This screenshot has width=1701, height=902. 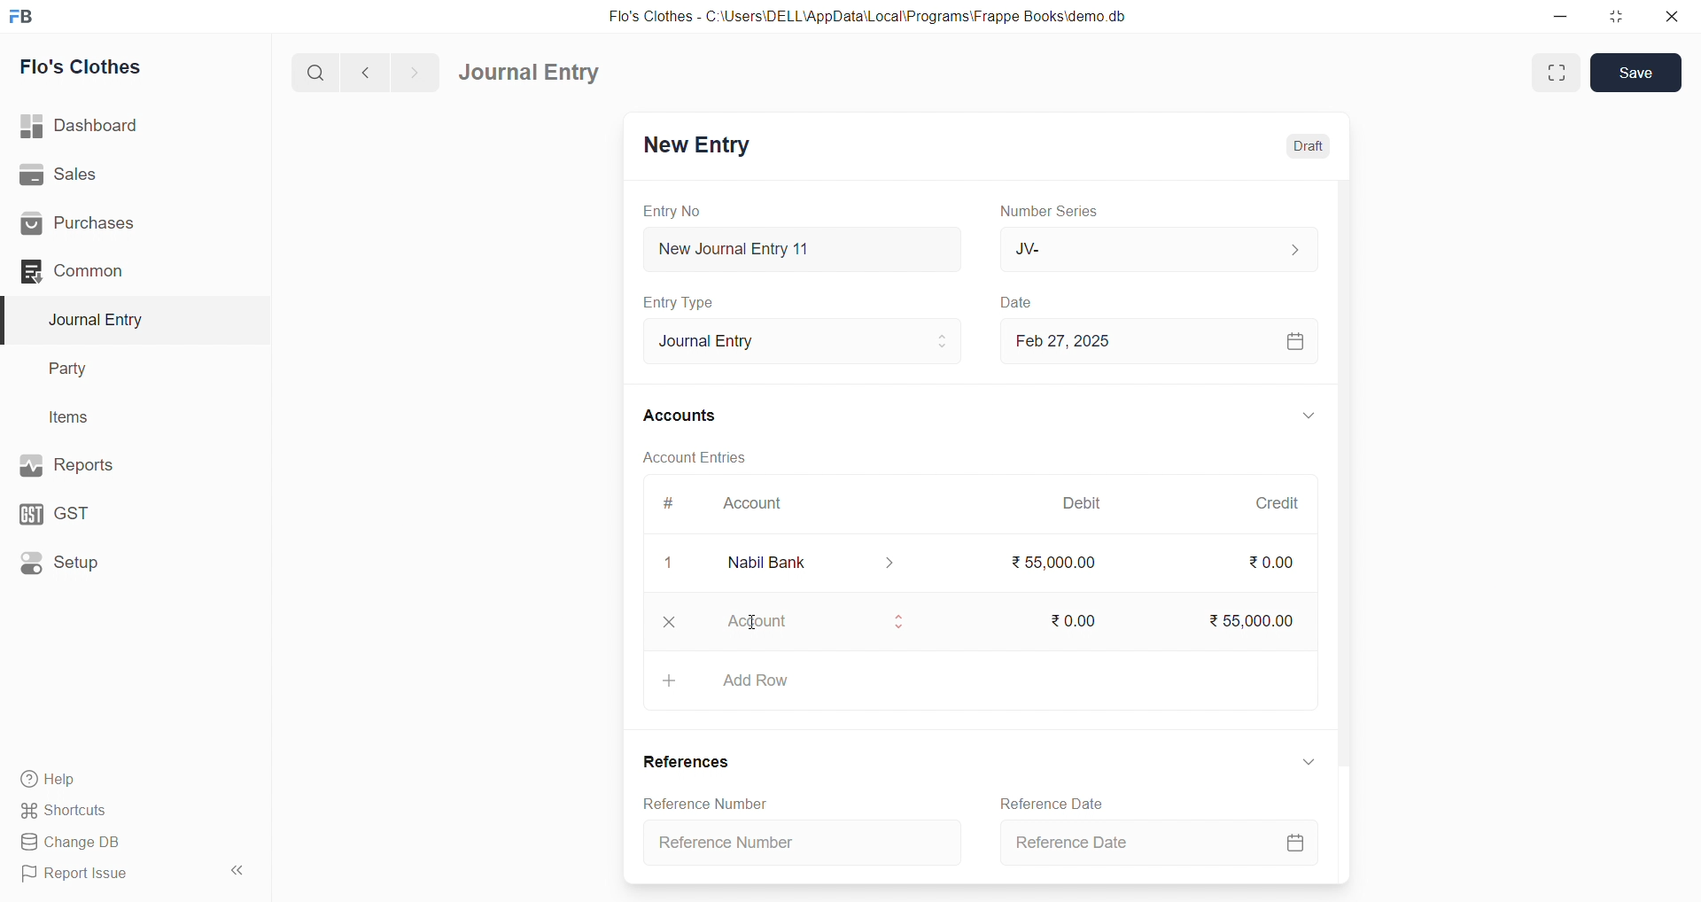 What do you see at coordinates (700, 146) in the screenshot?
I see `New Entry` at bounding box center [700, 146].